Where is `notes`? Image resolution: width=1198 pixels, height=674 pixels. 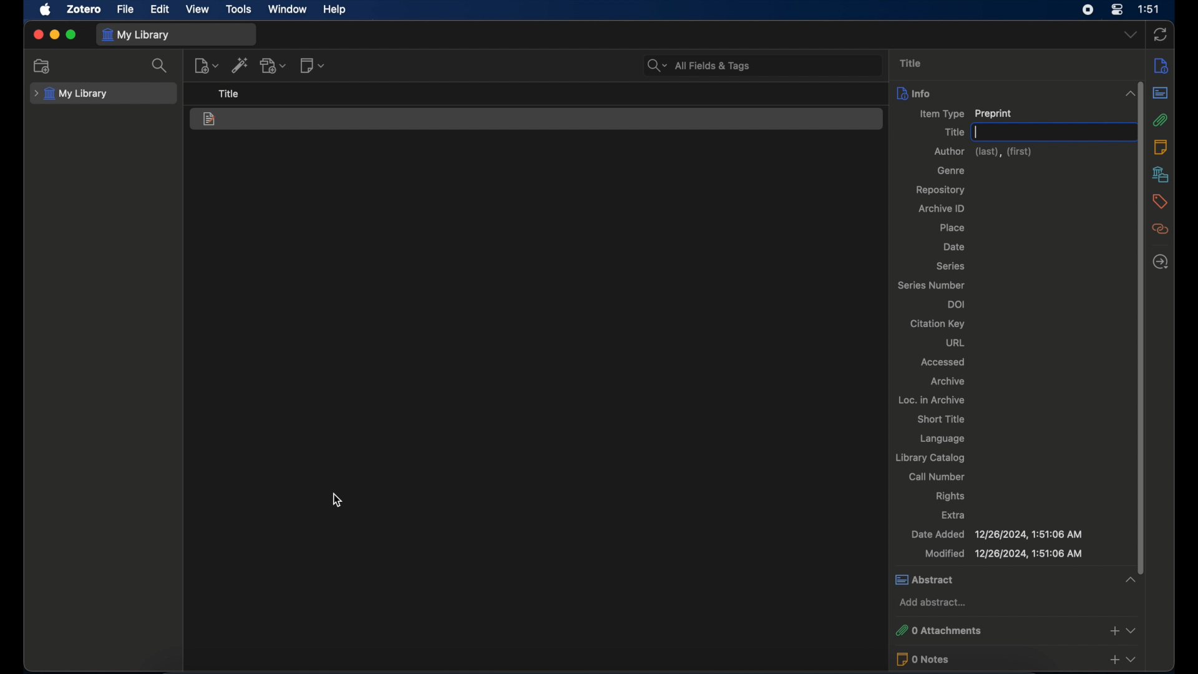
notes is located at coordinates (1161, 147).